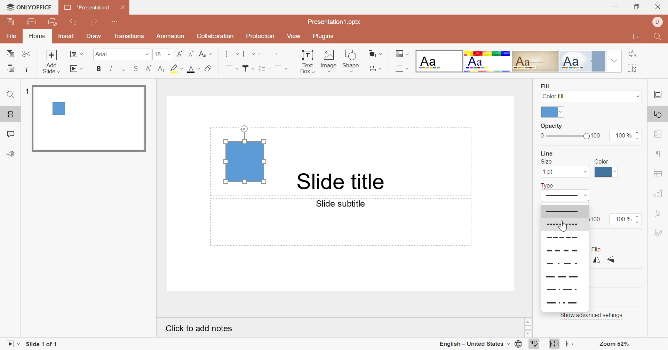 This screenshot has height=350, width=668. What do you see at coordinates (247, 68) in the screenshot?
I see `Align Top` at bounding box center [247, 68].